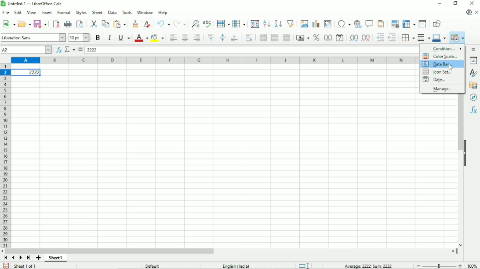 The height and width of the screenshot is (269, 480). I want to click on Define print area, so click(395, 23).